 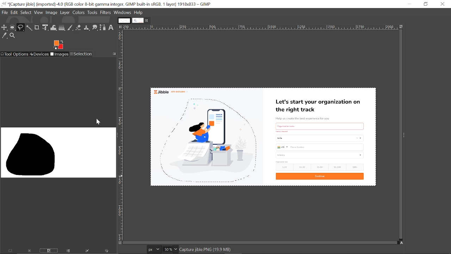 I want to click on Edit, so click(x=14, y=12).